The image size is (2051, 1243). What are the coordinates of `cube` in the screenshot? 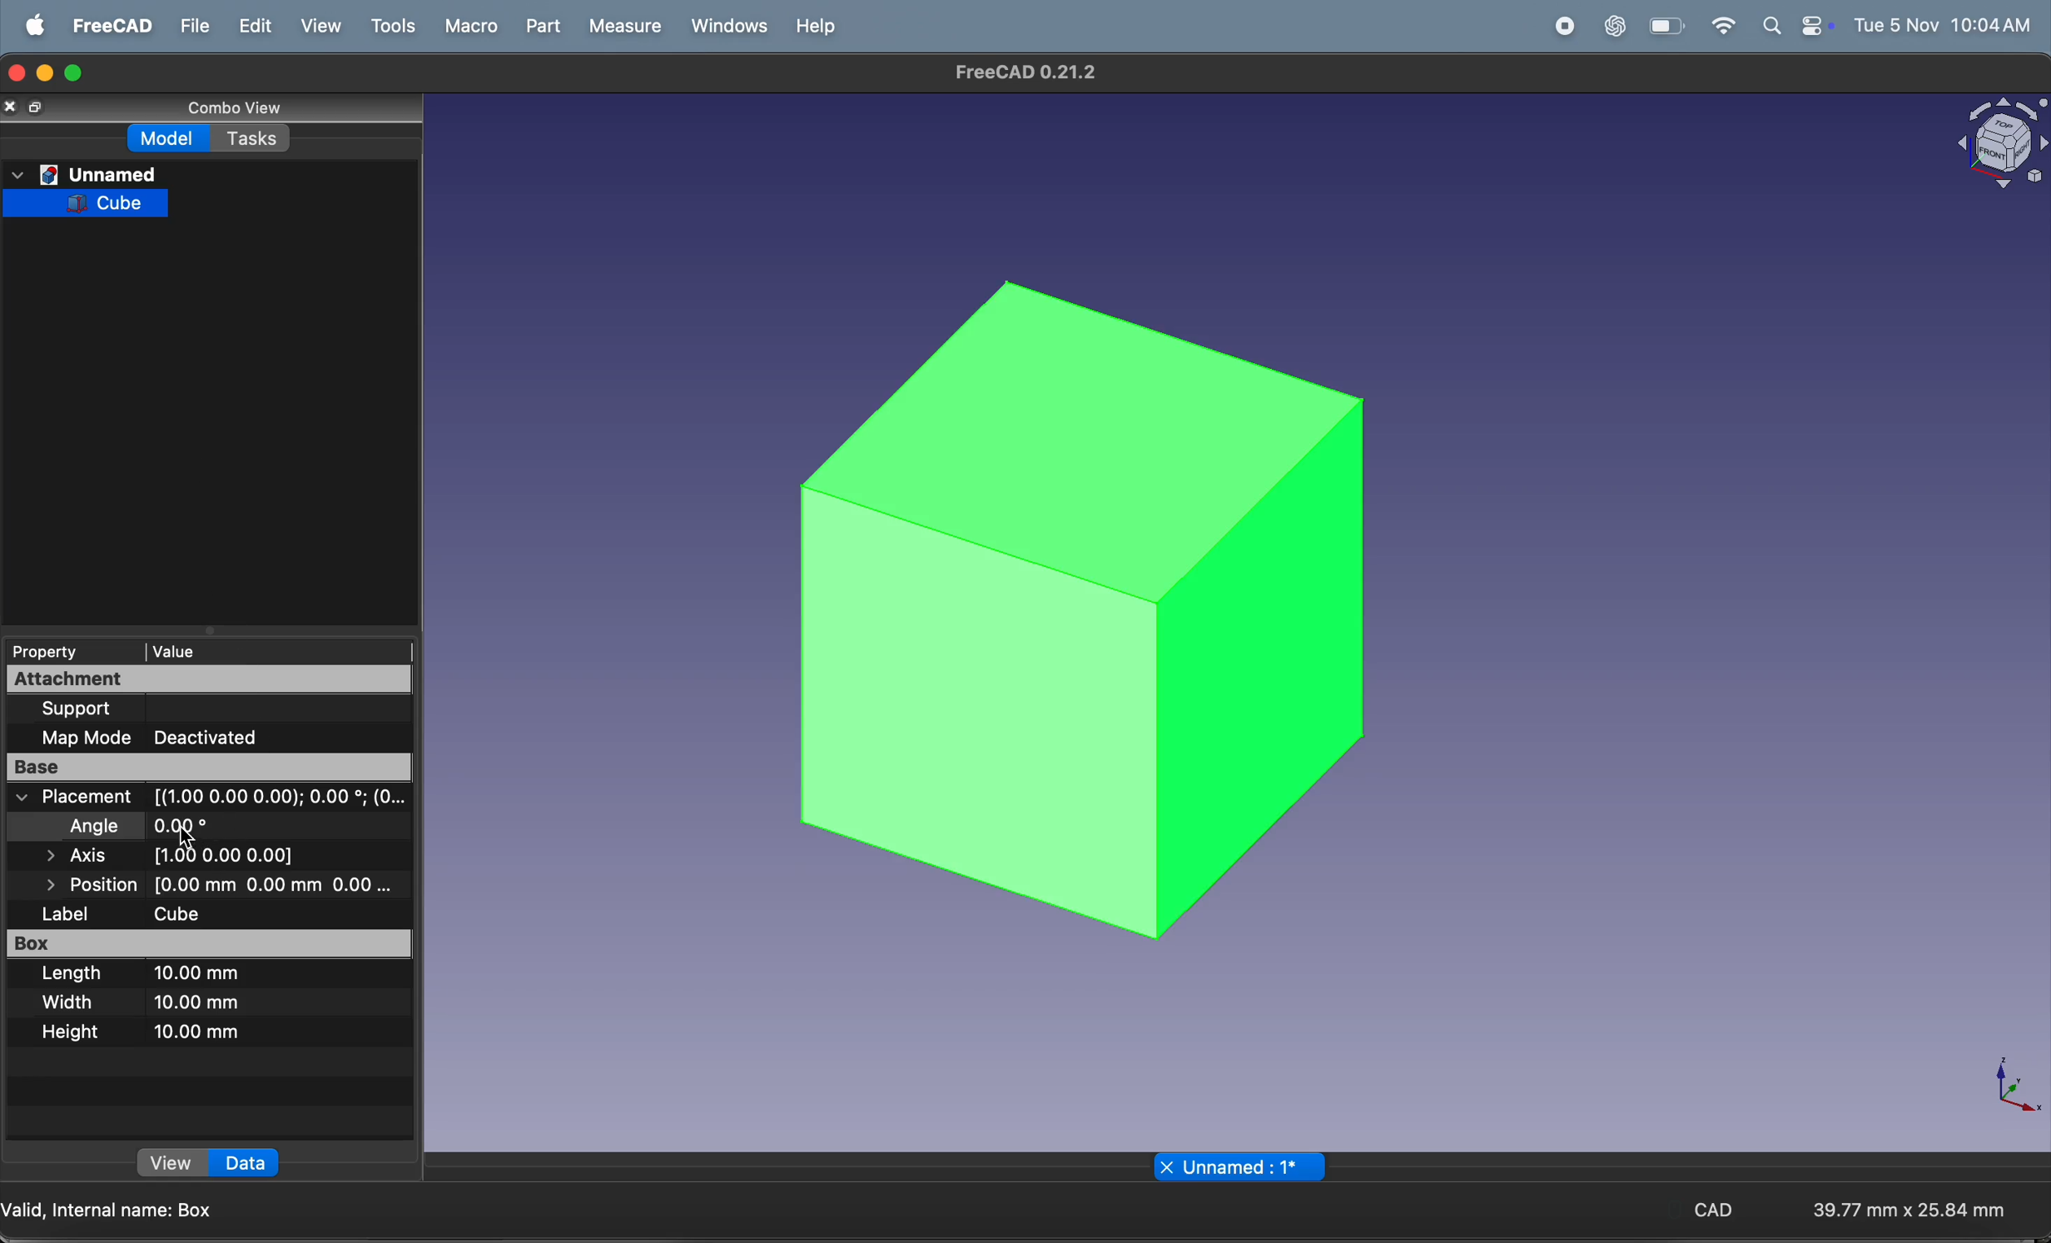 It's located at (272, 915).